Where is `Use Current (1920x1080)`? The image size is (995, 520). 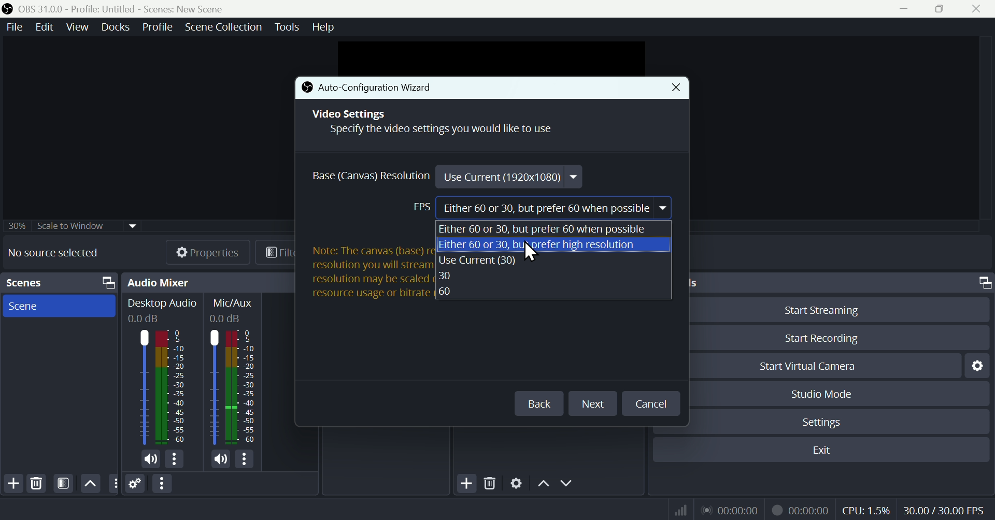
Use Current (1920x1080) is located at coordinates (509, 177).